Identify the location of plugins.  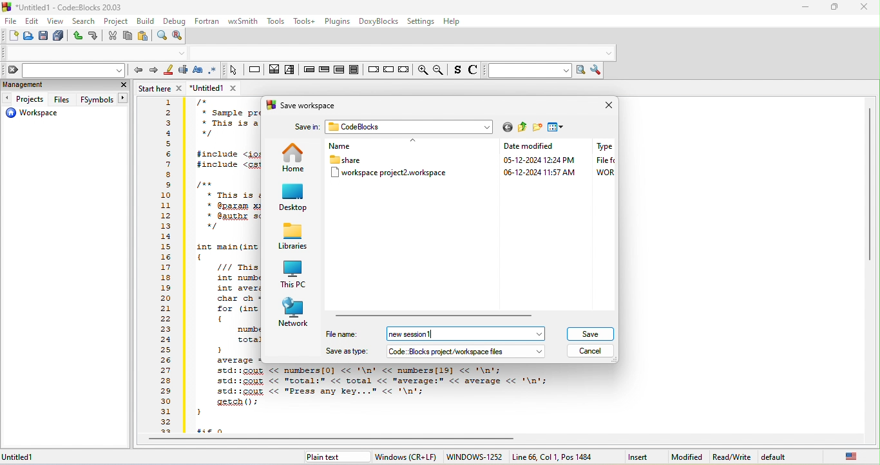
(338, 21).